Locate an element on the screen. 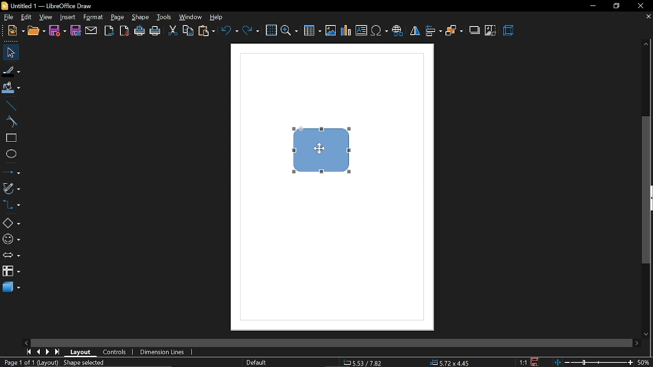  scaling factor is located at coordinates (521, 362).